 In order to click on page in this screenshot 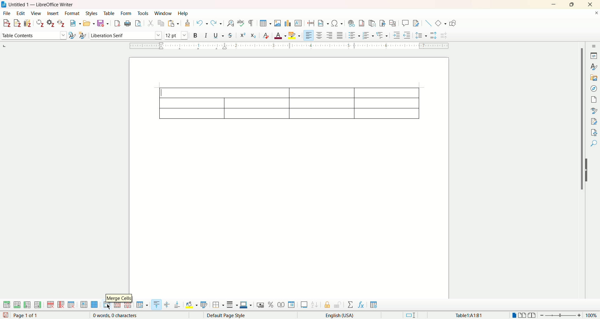, I will do `click(290, 177)`.